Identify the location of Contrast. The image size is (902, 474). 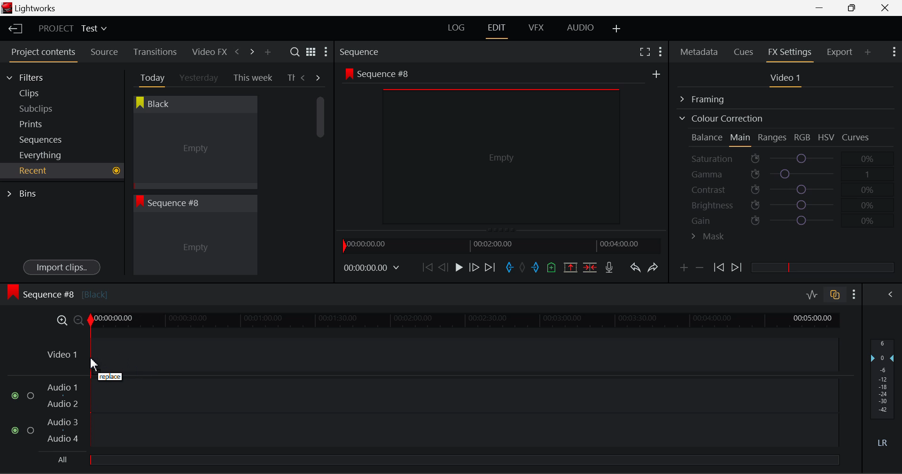
(786, 189).